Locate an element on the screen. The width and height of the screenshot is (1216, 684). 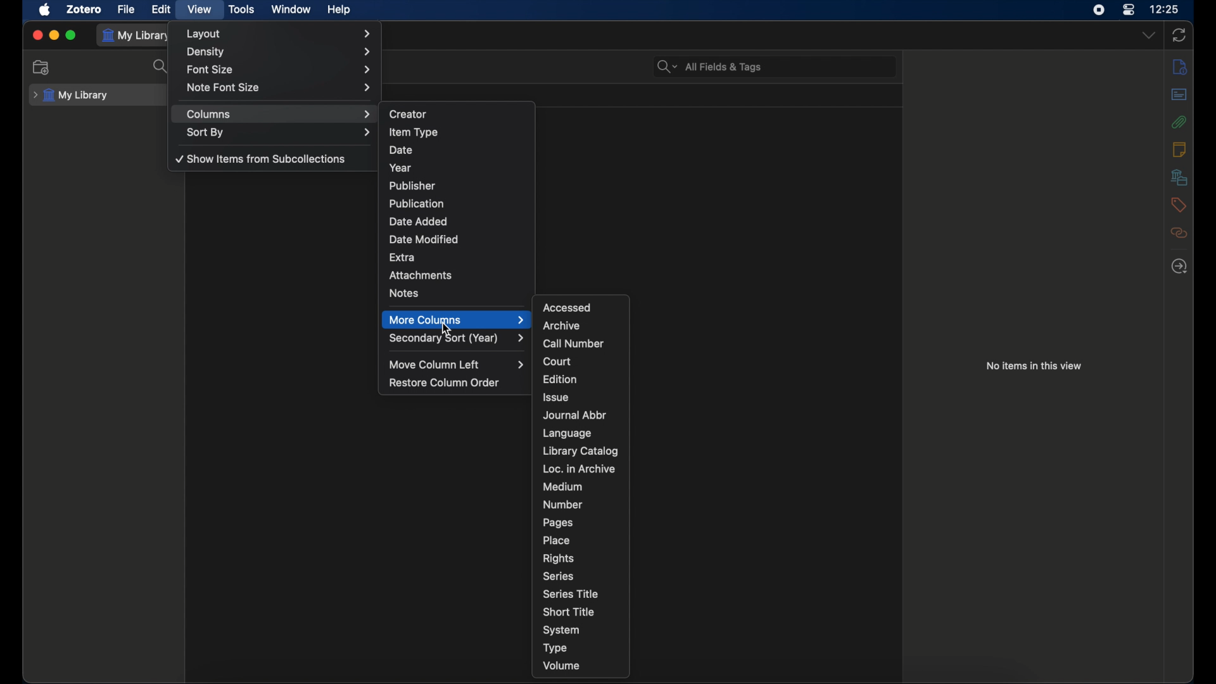
apple is located at coordinates (44, 10).